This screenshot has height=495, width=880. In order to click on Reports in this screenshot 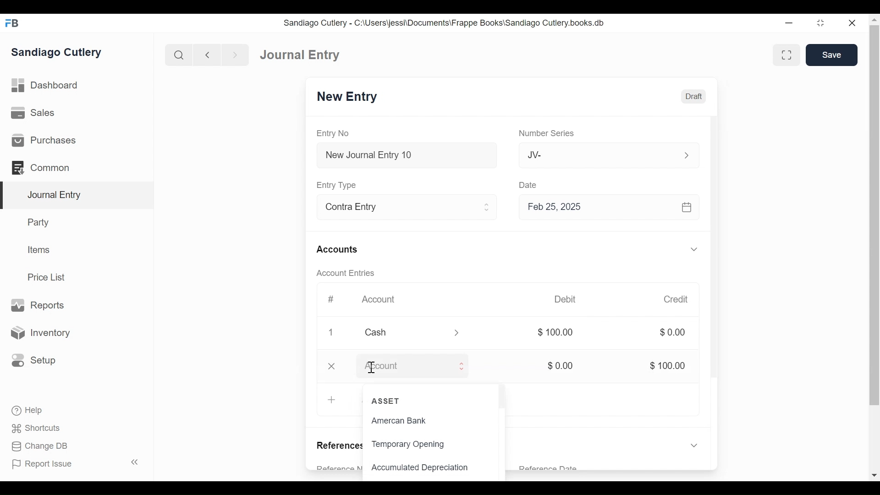, I will do `click(37, 305)`.